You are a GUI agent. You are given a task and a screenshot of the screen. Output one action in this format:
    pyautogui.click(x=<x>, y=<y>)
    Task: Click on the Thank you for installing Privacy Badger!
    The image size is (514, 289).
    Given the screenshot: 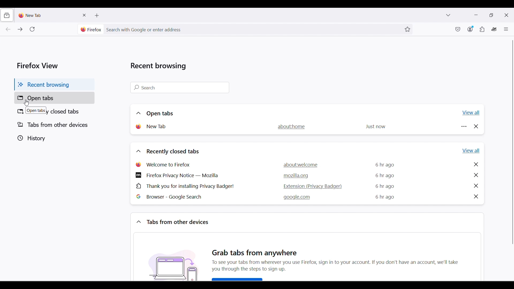 What is the action you would take?
    pyautogui.click(x=185, y=186)
    